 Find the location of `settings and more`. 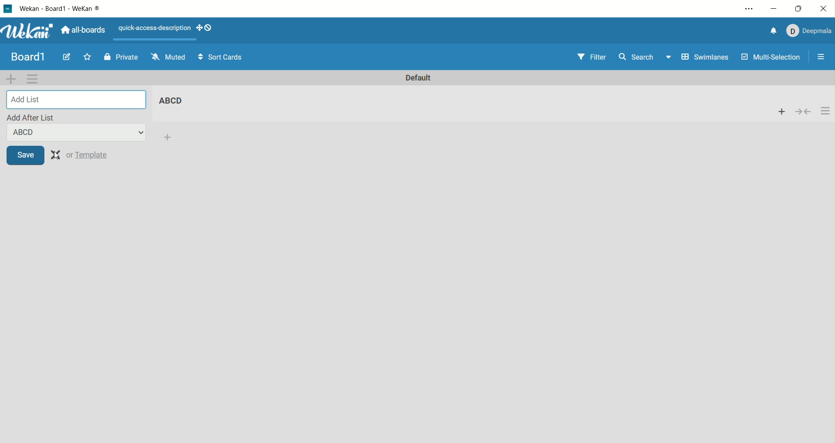

settings and more is located at coordinates (749, 9).